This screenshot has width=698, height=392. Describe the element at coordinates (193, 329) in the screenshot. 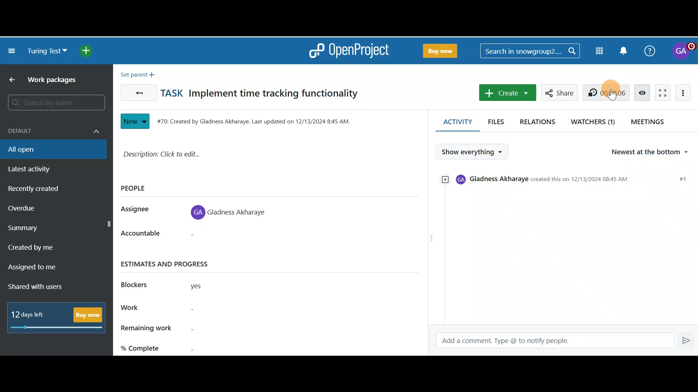

I see `Remaining work` at that location.